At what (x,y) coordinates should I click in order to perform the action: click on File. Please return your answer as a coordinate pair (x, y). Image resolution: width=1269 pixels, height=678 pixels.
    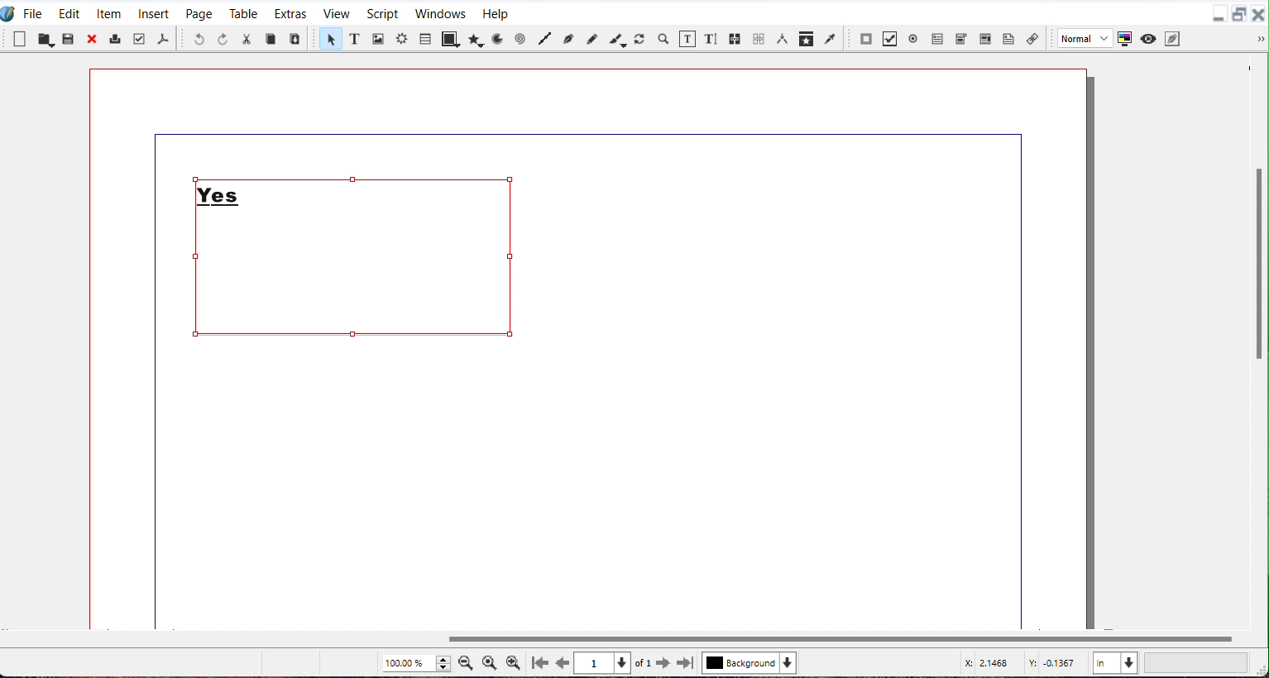
    Looking at the image, I should click on (34, 12).